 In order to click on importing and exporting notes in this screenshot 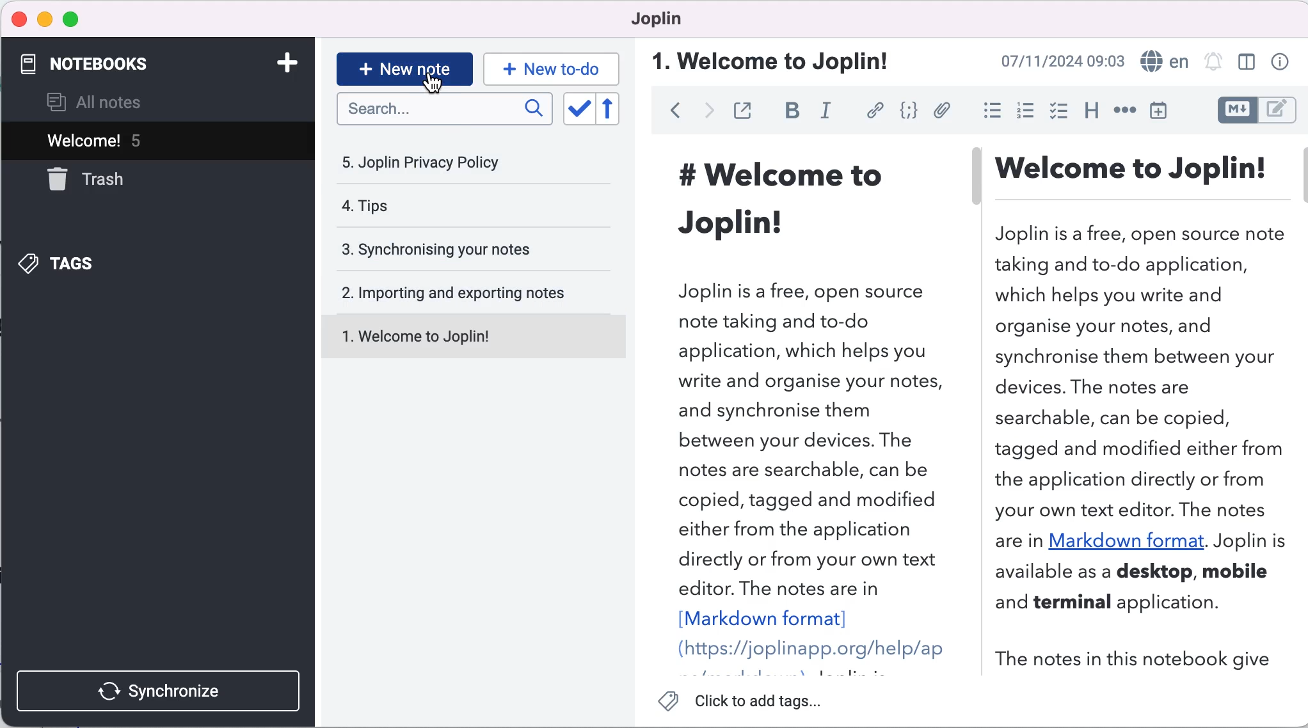, I will do `click(462, 292)`.